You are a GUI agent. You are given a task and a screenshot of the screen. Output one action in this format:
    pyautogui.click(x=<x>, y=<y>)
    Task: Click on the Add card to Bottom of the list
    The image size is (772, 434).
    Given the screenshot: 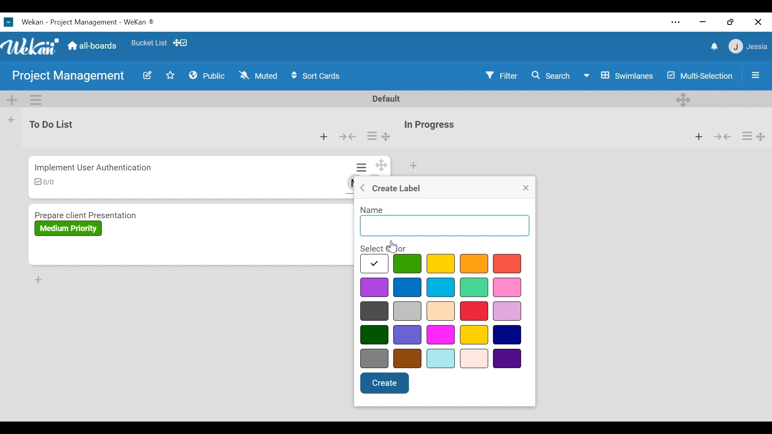 What is the action you would take?
    pyautogui.click(x=38, y=280)
    